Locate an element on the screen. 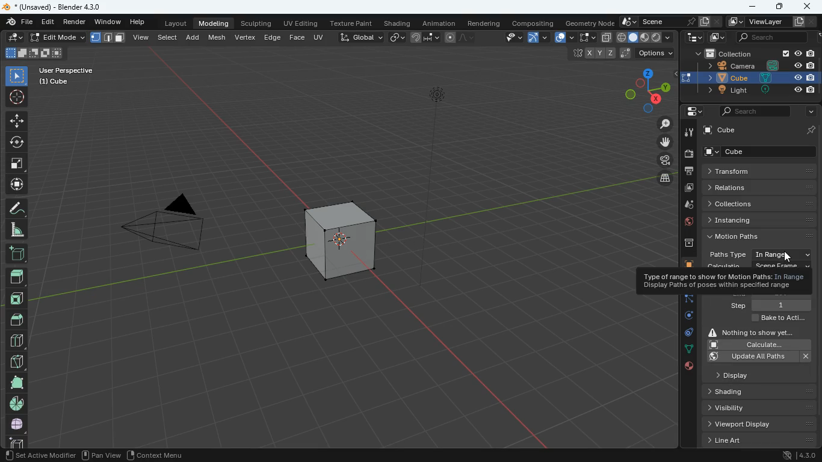 The width and height of the screenshot is (822, 462). layout is located at coordinates (173, 24).